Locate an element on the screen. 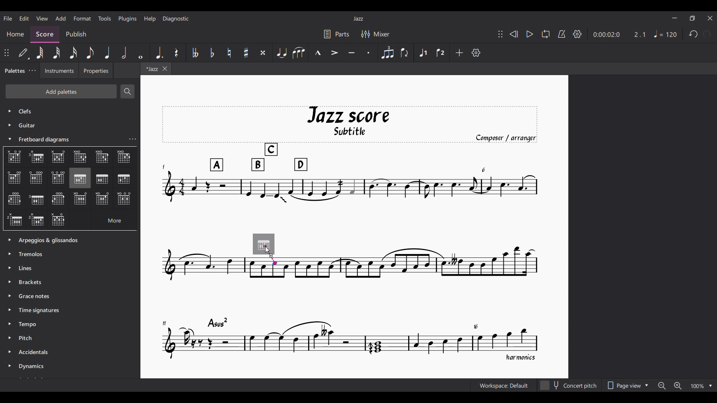  Chart 12 is located at coordinates (14, 199).